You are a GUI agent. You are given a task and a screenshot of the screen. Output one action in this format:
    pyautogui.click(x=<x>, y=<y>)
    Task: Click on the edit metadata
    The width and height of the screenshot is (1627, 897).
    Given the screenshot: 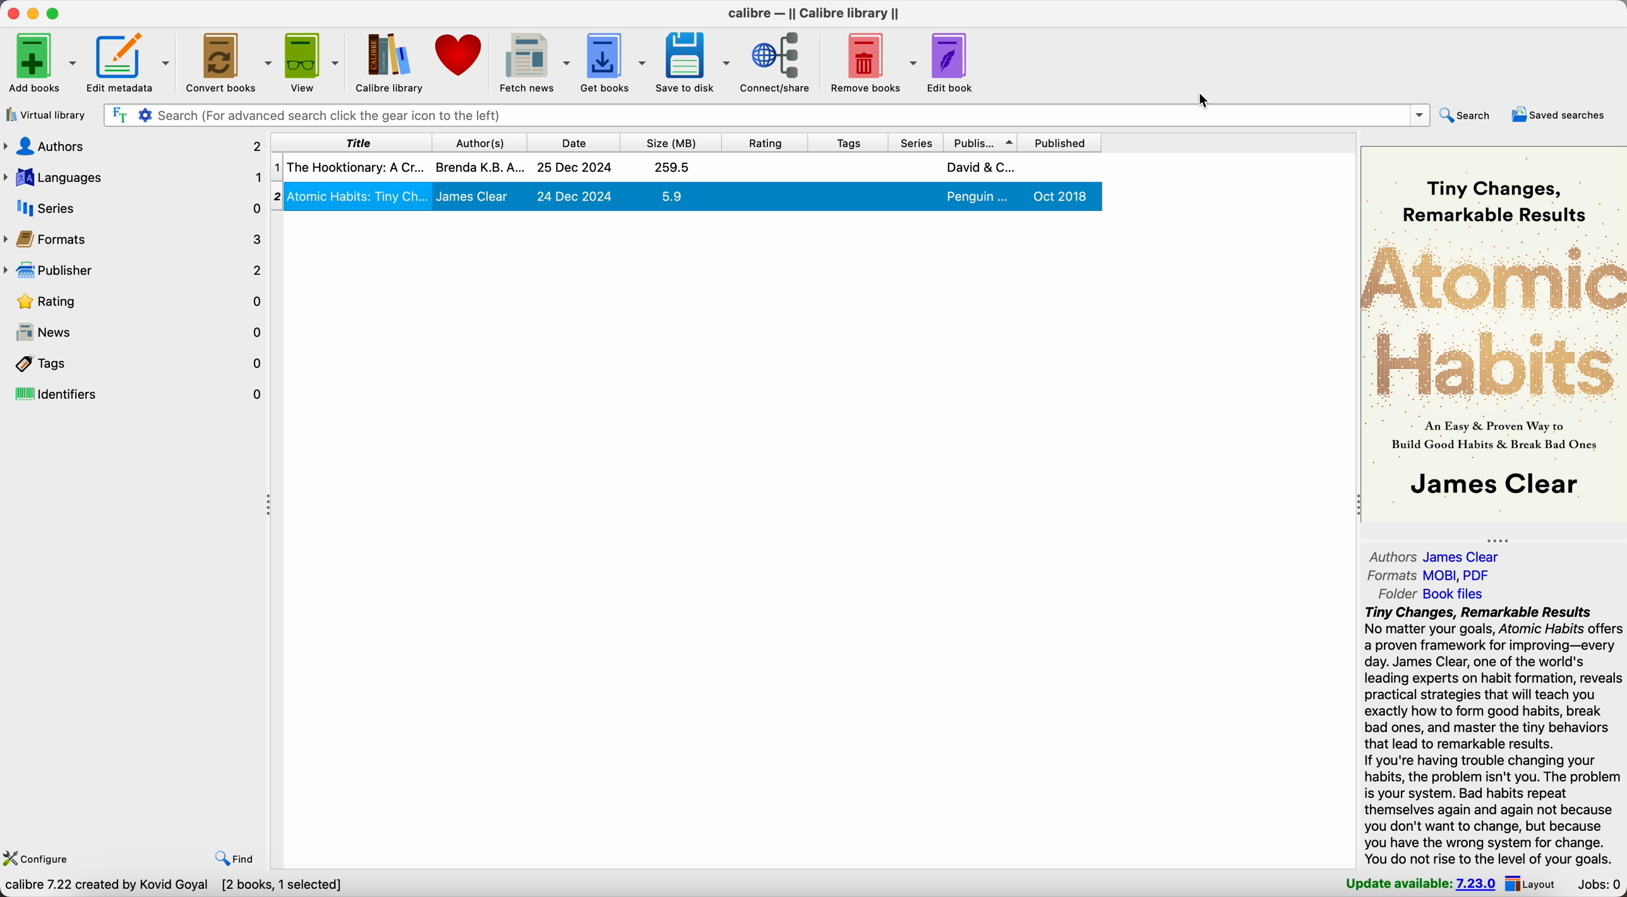 What is the action you would take?
    pyautogui.click(x=132, y=64)
    